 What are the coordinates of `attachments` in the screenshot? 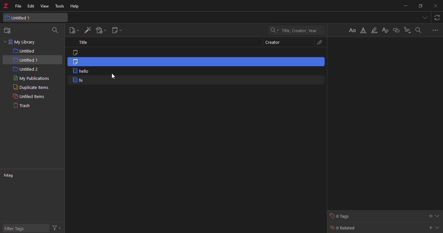 It's located at (319, 42).